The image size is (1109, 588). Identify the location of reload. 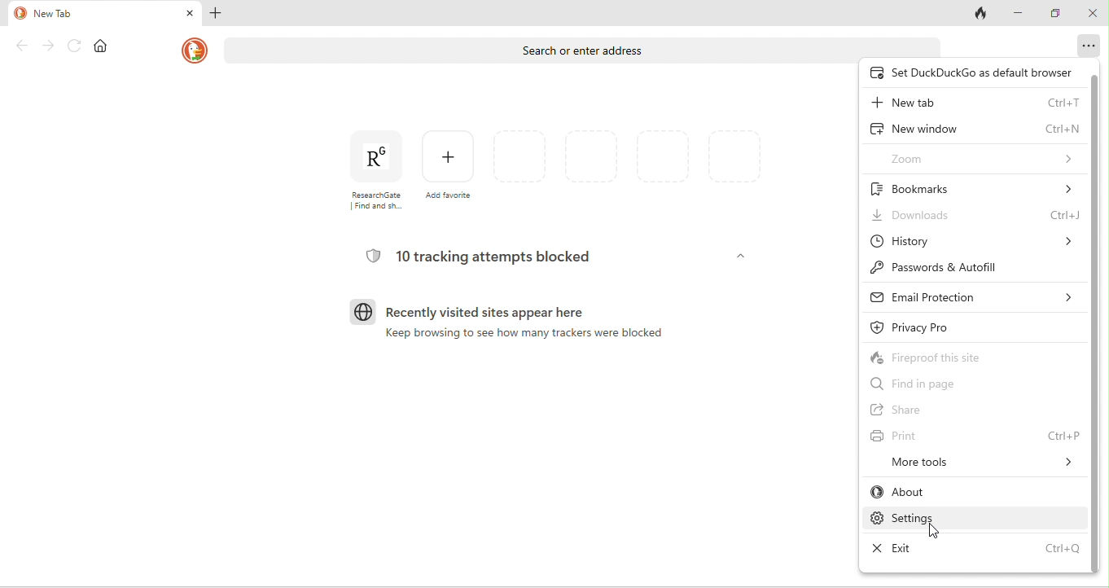
(73, 45).